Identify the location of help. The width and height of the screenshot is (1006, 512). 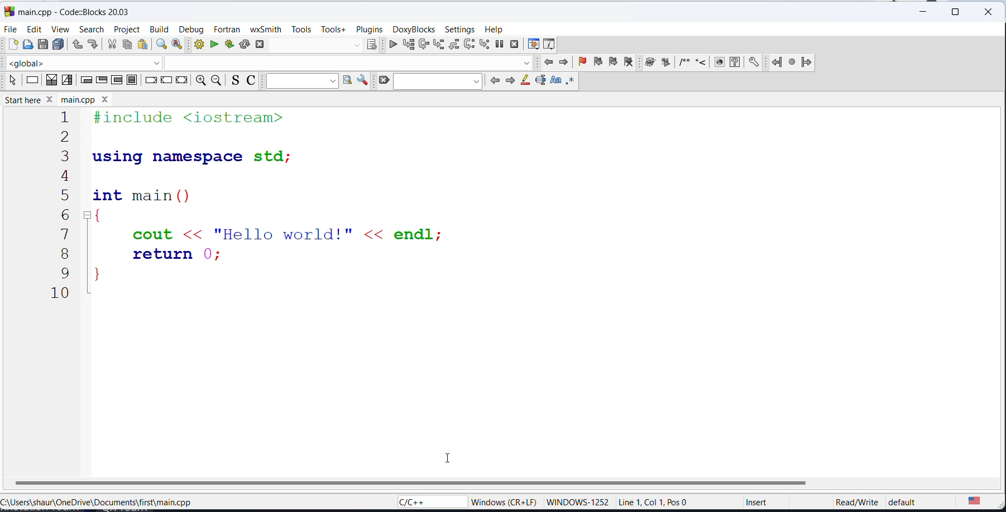
(495, 30).